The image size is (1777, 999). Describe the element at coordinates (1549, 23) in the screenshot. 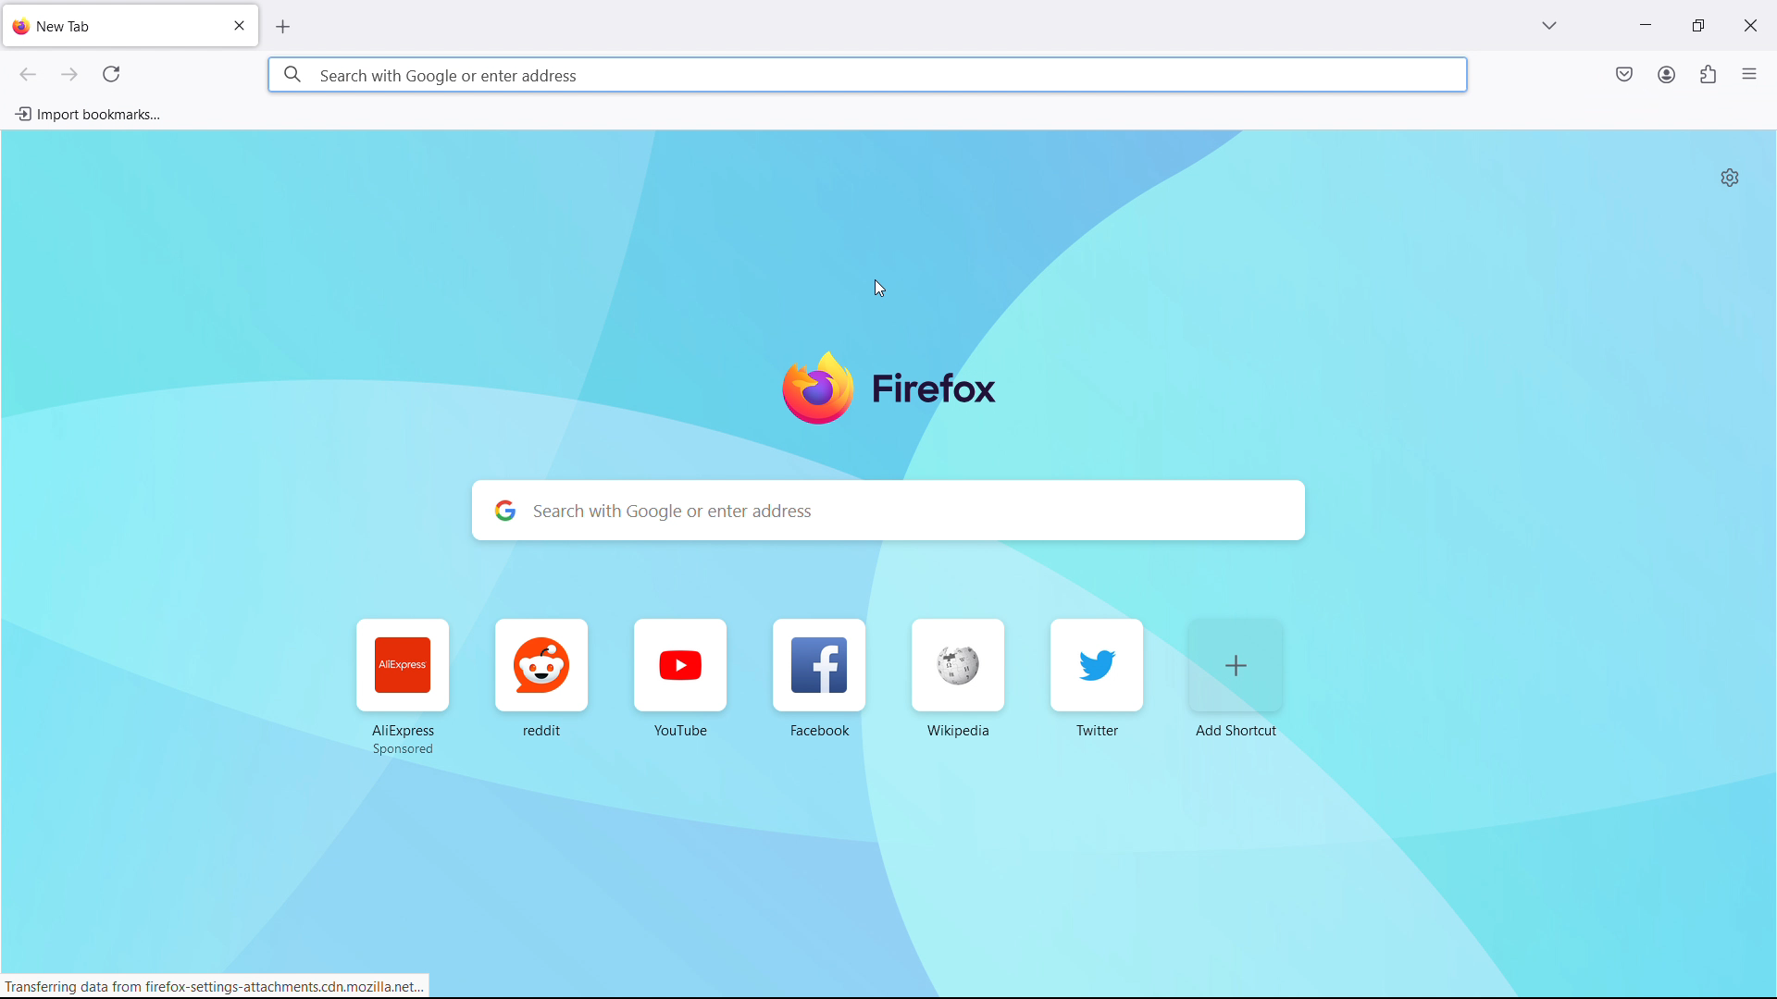

I see `list all tabs` at that location.